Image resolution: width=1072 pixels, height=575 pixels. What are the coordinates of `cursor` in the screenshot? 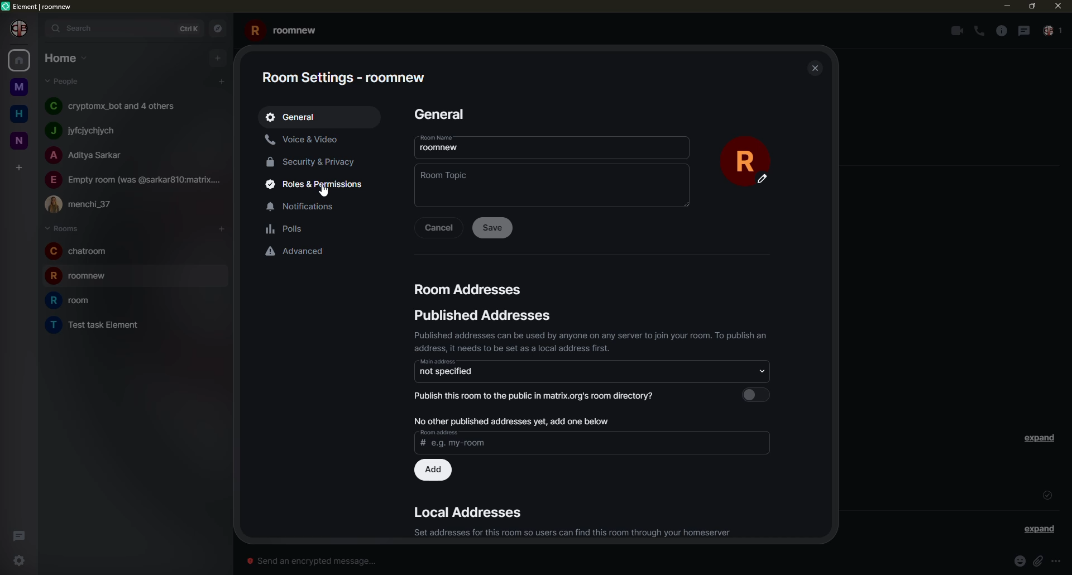 It's located at (323, 193).